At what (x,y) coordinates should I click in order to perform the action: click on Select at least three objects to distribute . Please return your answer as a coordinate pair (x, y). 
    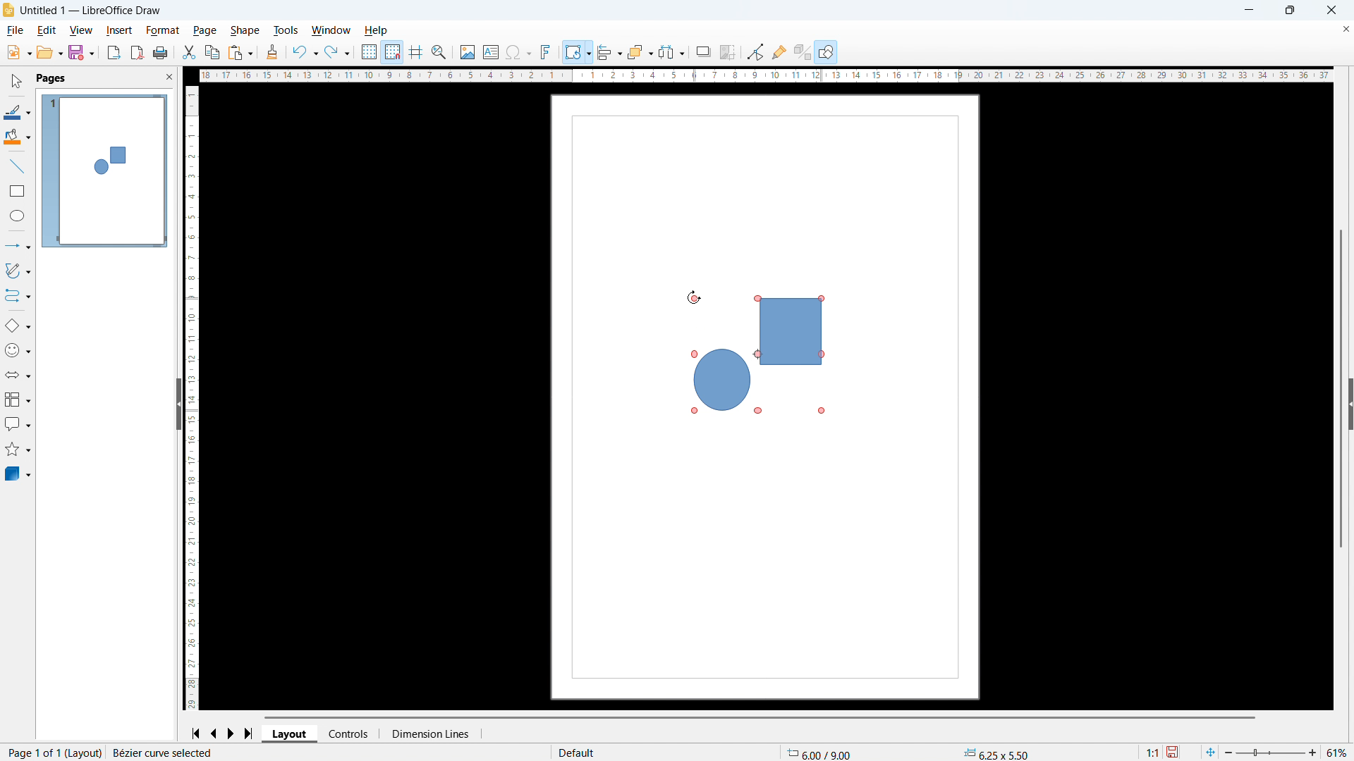
    Looking at the image, I should click on (671, 51).